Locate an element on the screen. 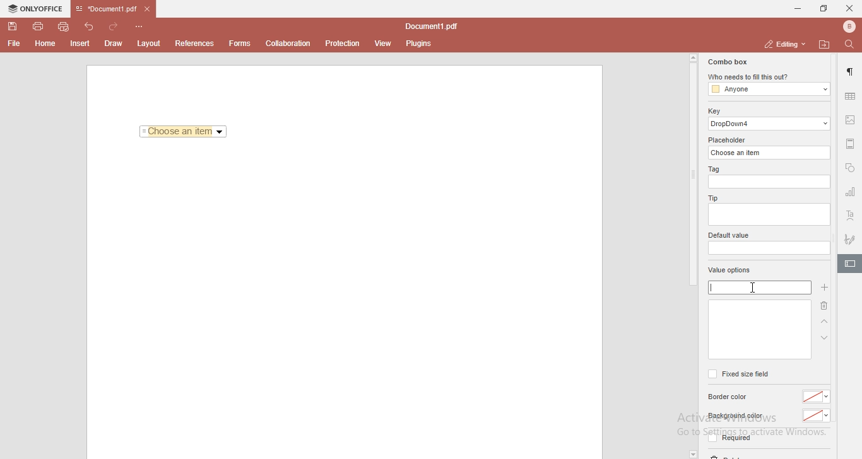  empty box is located at coordinates (759, 330).